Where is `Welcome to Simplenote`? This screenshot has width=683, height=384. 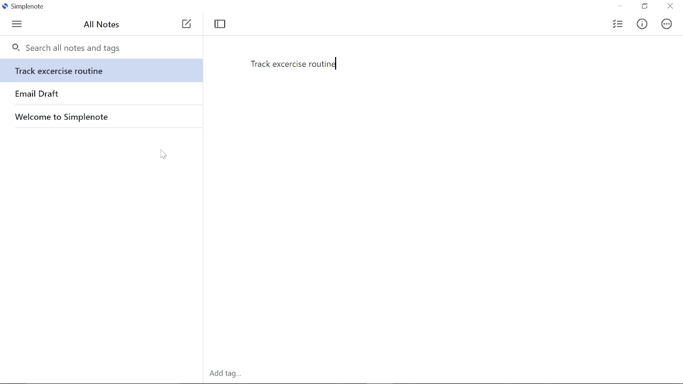 Welcome to Simplenote is located at coordinates (77, 117).